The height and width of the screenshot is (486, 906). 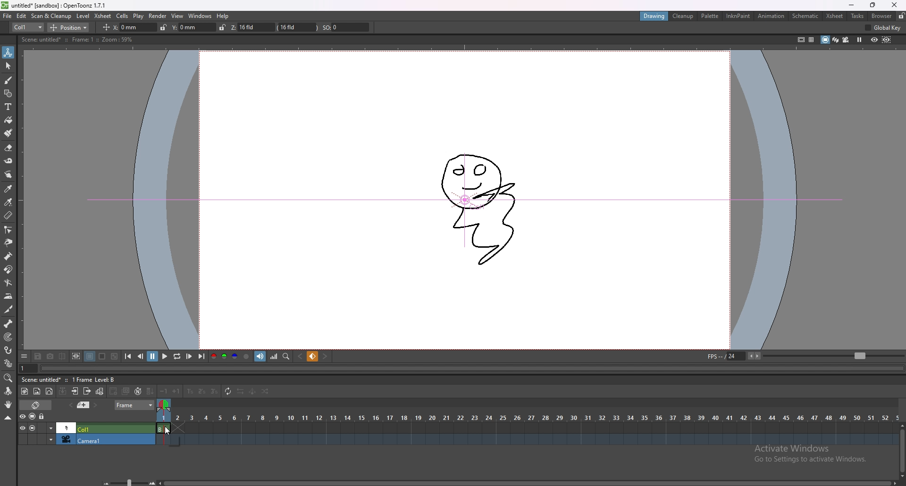 What do you see at coordinates (525, 442) in the screenshot?
I see `camera 1 timeline` at bounding box center [525, 442].